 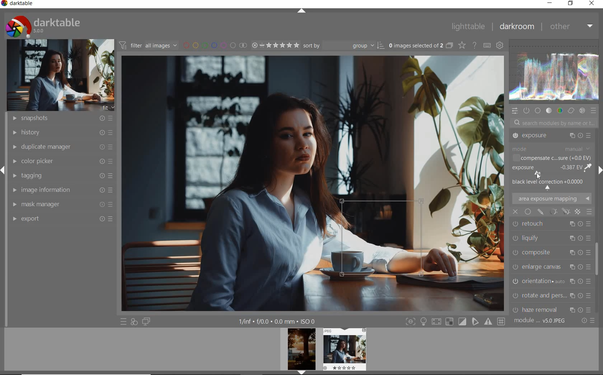 I want to click on LIQUIFY, so click(x=550, y=198).